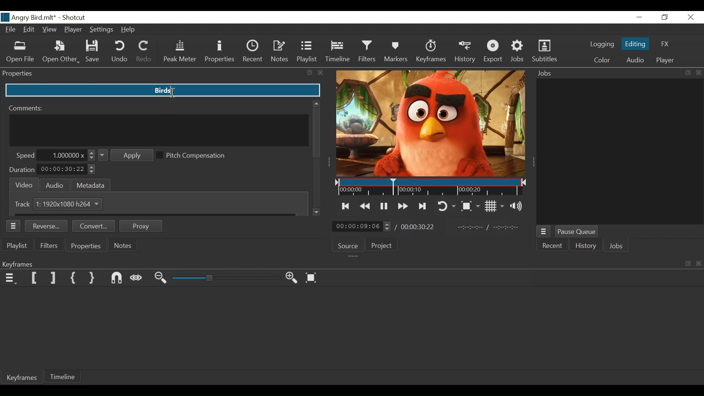 The height and width of the screenshot is (396, 704). What do you see at coordinates (664, 61) in the screenshot?
I see `player` at bounding box center [664, 61].